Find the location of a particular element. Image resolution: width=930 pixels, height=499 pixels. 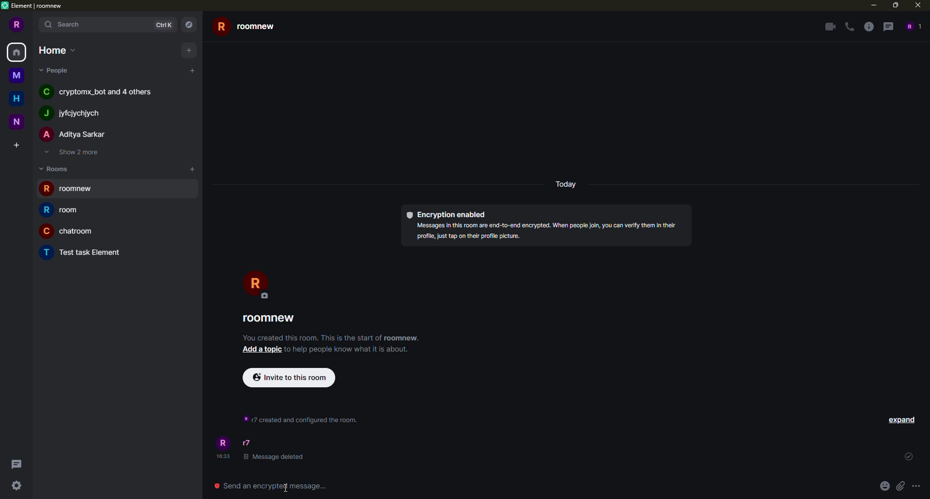

message deleted is located at coordinates (275, 457).